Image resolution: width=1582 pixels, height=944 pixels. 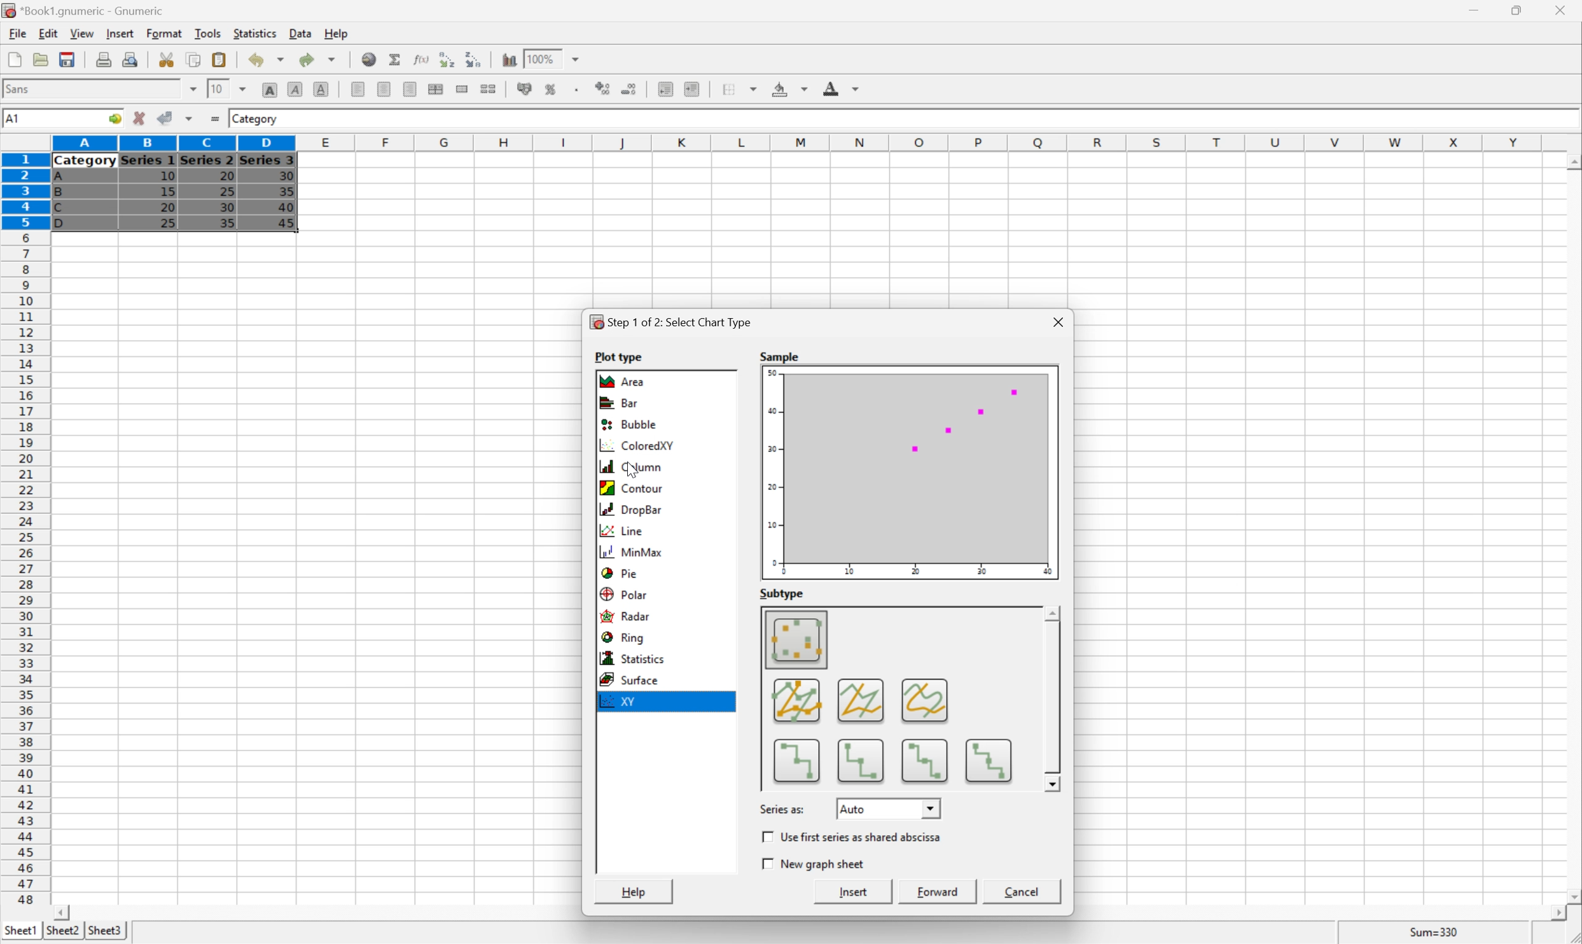 What do you see at coordinates (1572, 898) in the screenshot?
I see `Scroll Down` at bounding box center [1572, 898].